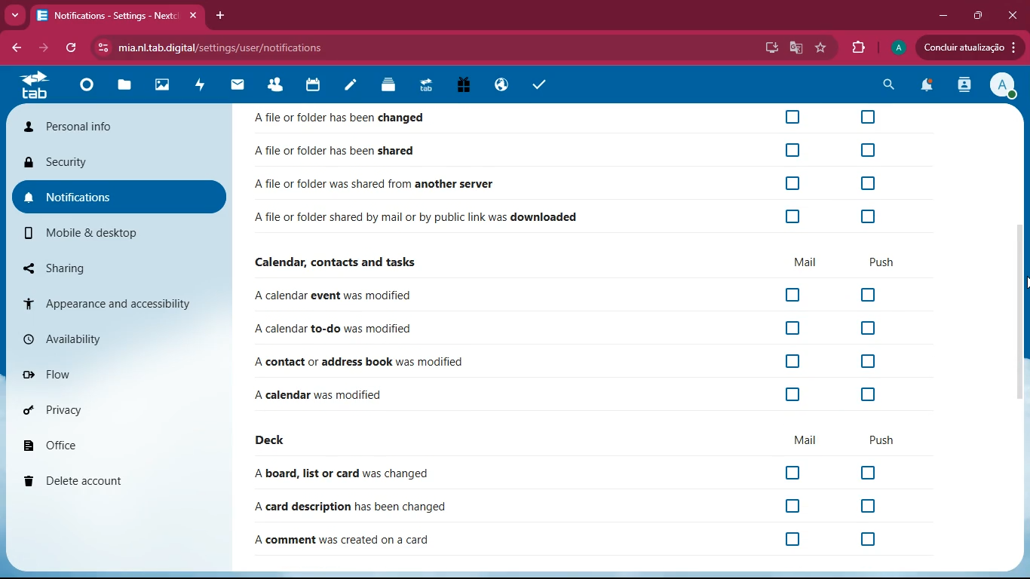  Describe the element at coordinates (15, 14) in the screenshot. I see `more` at that location.